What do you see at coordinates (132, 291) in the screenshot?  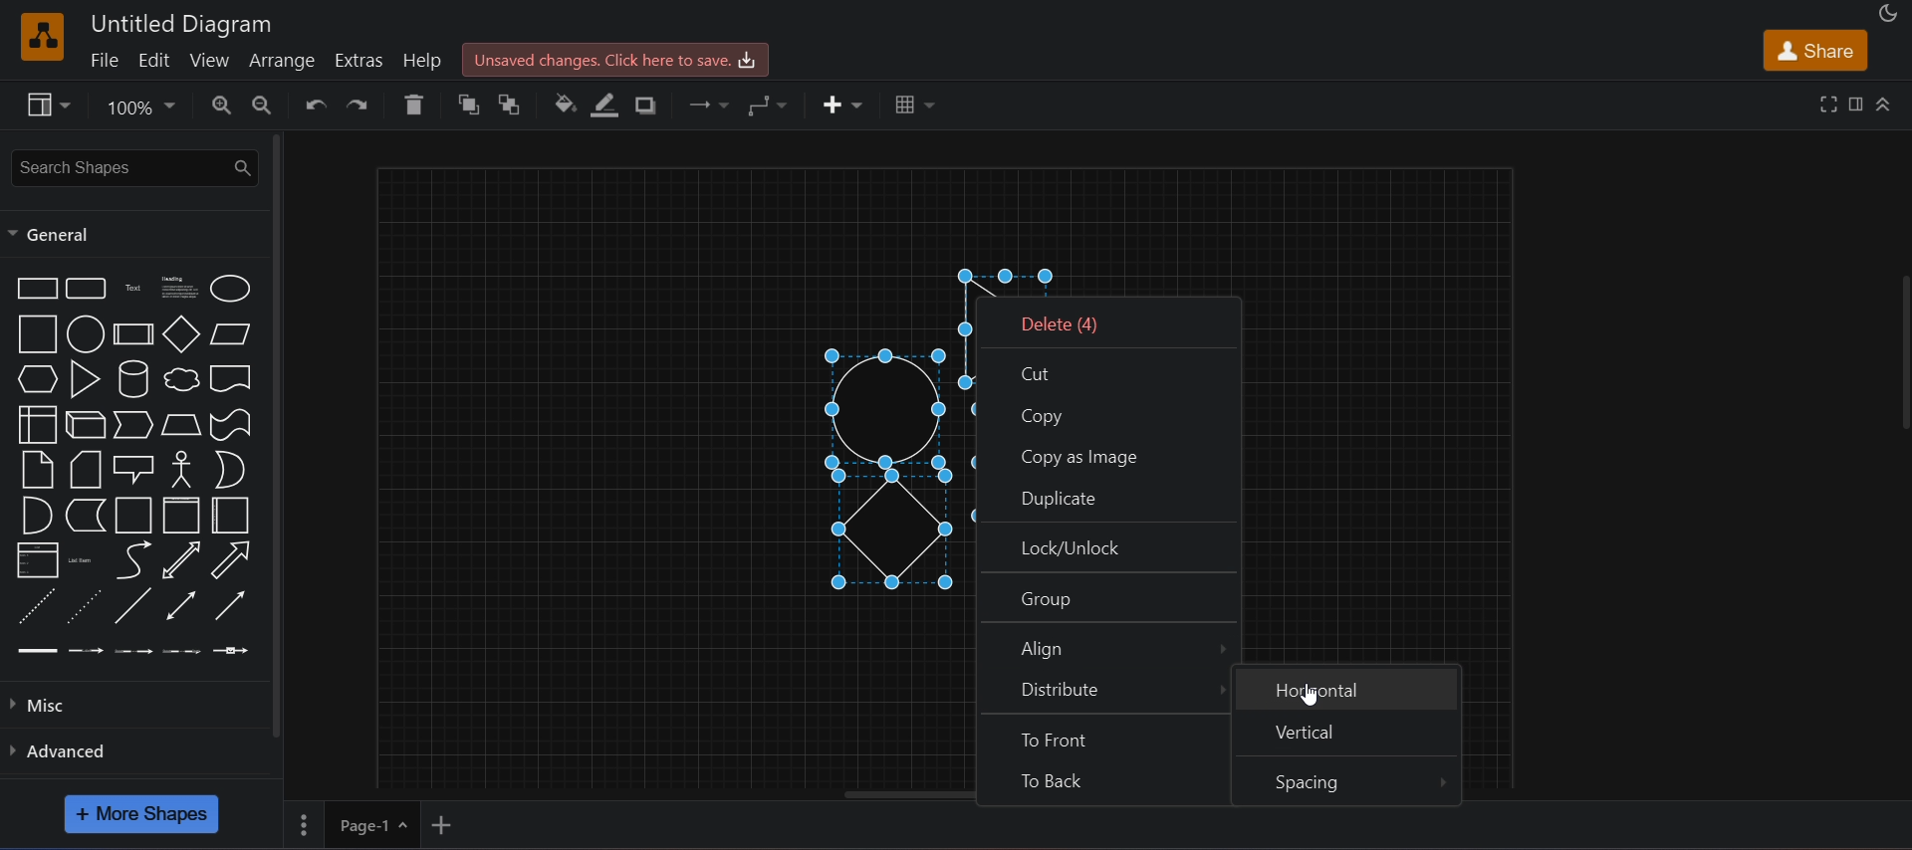 I see `text` at bounding box center [132, 291].